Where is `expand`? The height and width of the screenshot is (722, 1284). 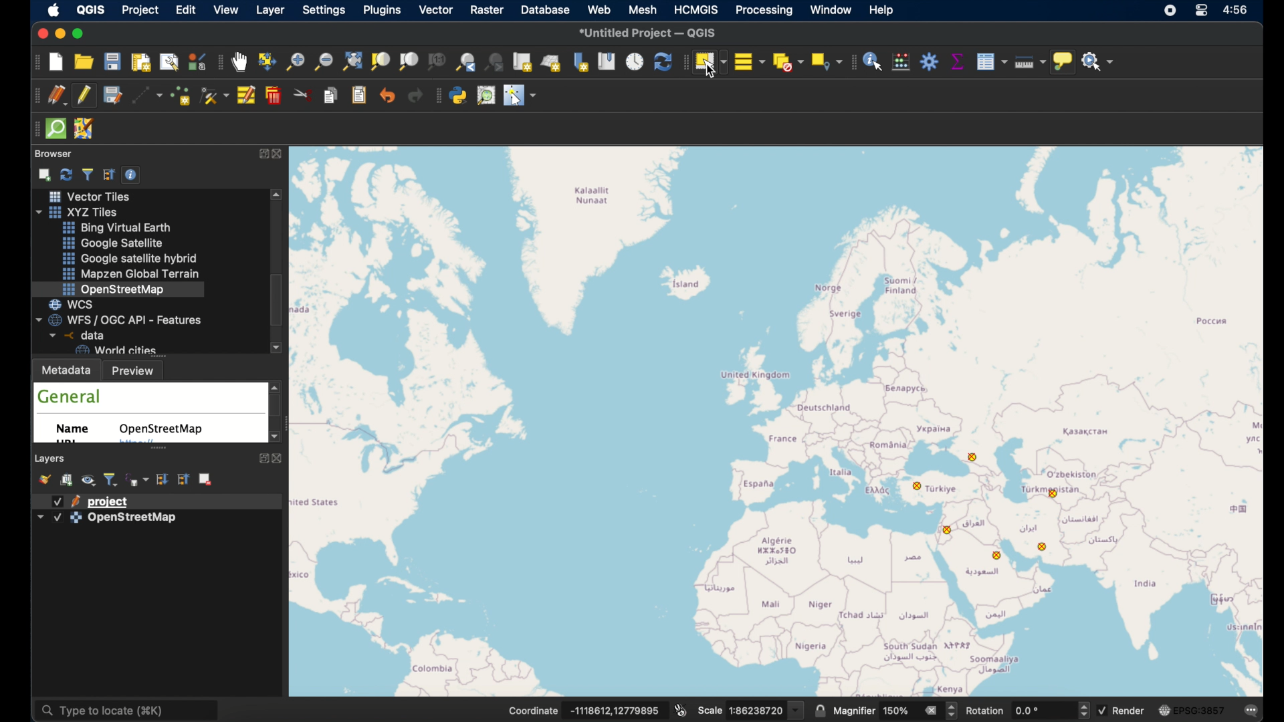 expand is located at coordinates (260, 154).